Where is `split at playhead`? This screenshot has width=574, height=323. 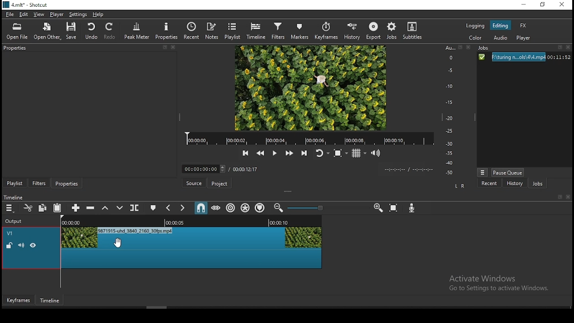 split at playhead is located at coordinates (133, 208).